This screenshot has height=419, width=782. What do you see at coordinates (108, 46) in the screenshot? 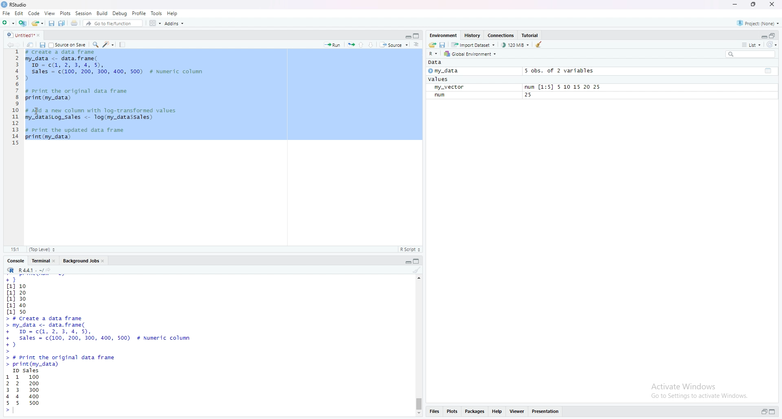
I see `code tools` at bounding box center [108, 46].